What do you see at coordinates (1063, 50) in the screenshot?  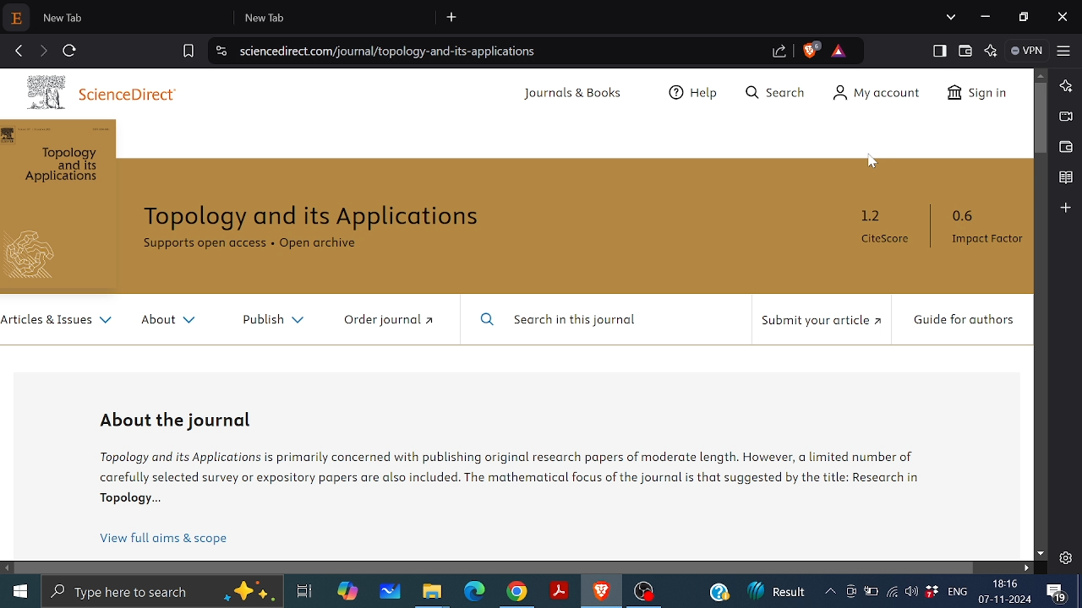 I see `Customize and control btave` at bounding box center [1063, 50].